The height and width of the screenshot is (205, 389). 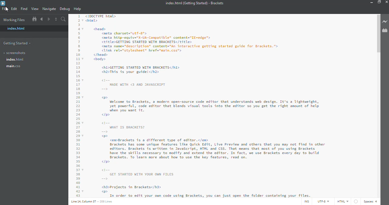 What do you see at coordinates (371, 3) in the screenshot?
I see `minimize` at bounding box center [371, 3].